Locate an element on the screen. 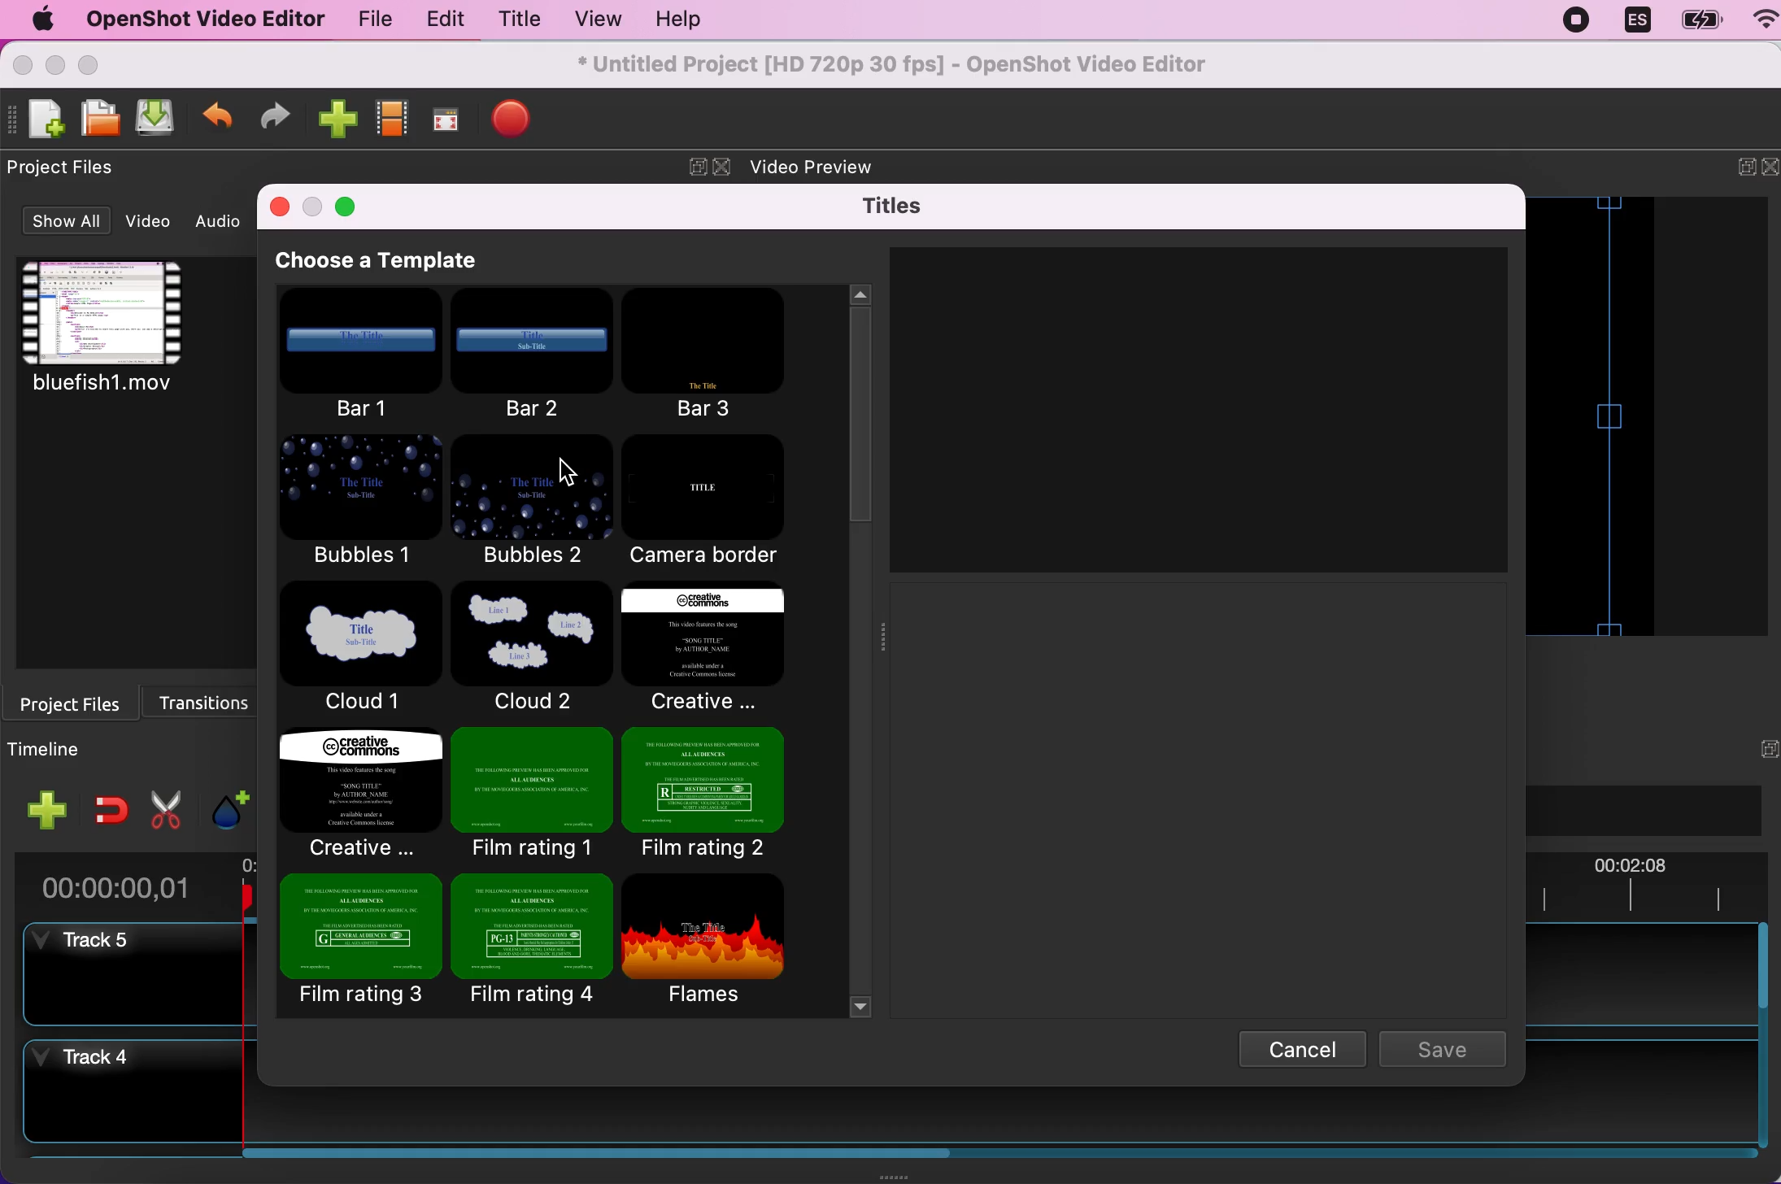 The height and width of the screenshot is (1184, 1781). close is located at coordinates (1770, 168).